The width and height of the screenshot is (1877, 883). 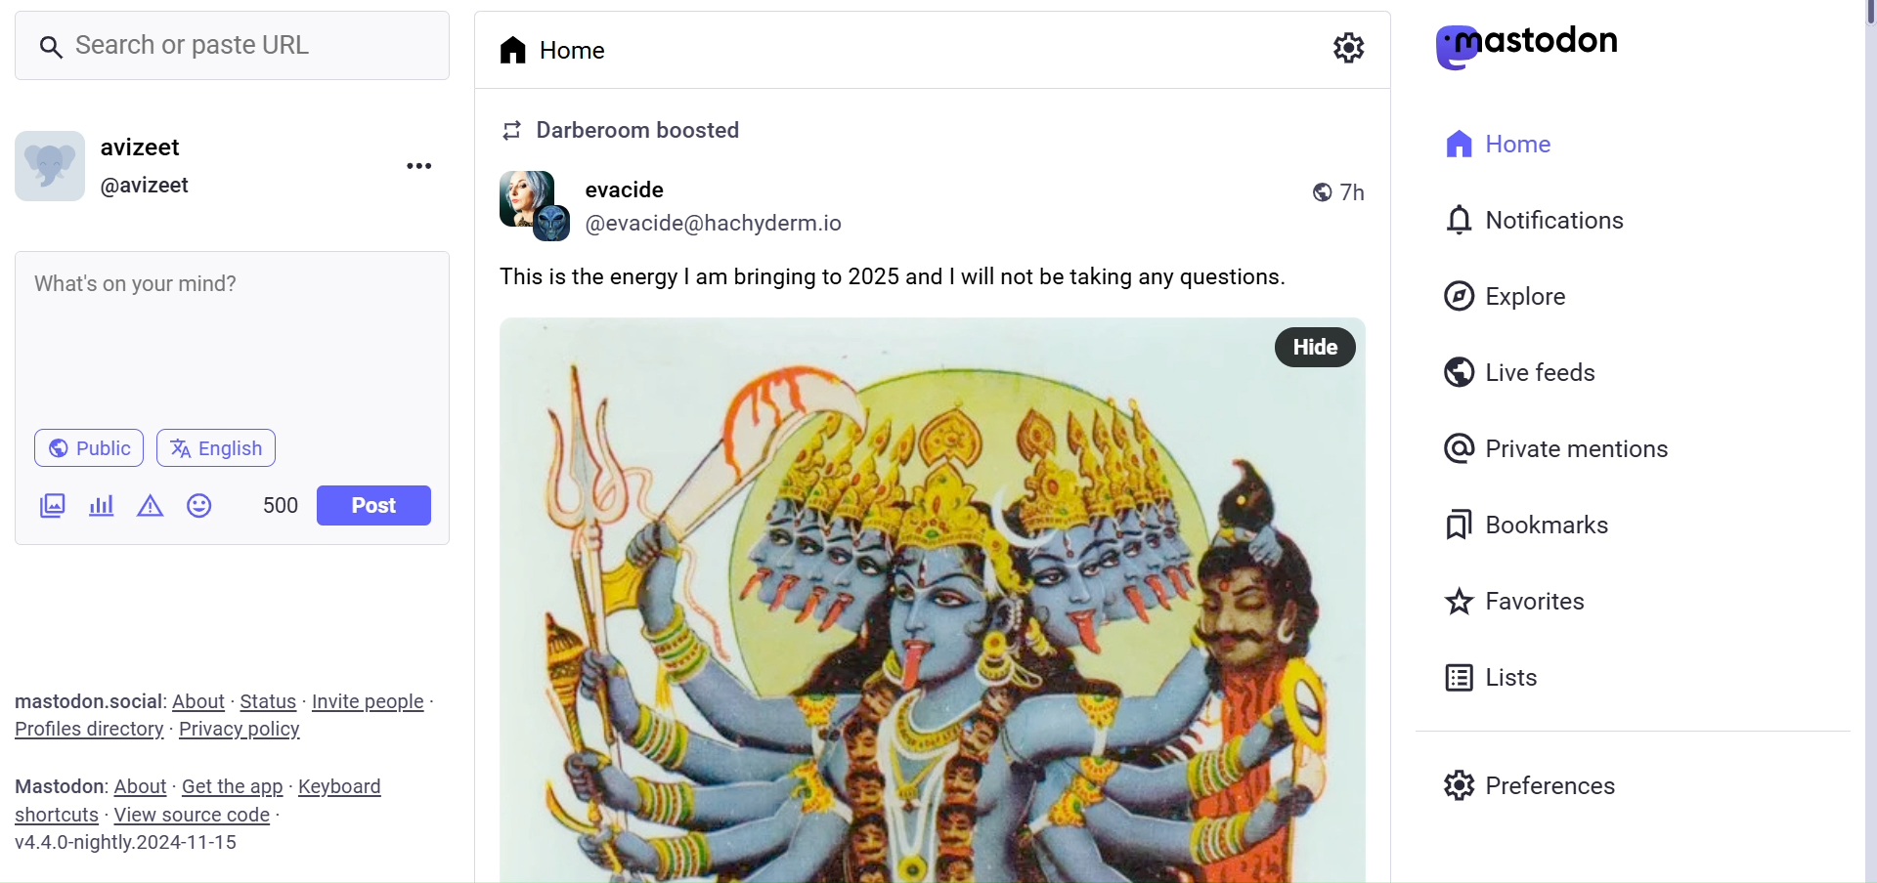 What do you see at coordinates (725, 223) in the screenshot?
I see `user id` at bounding box center [725, 223].